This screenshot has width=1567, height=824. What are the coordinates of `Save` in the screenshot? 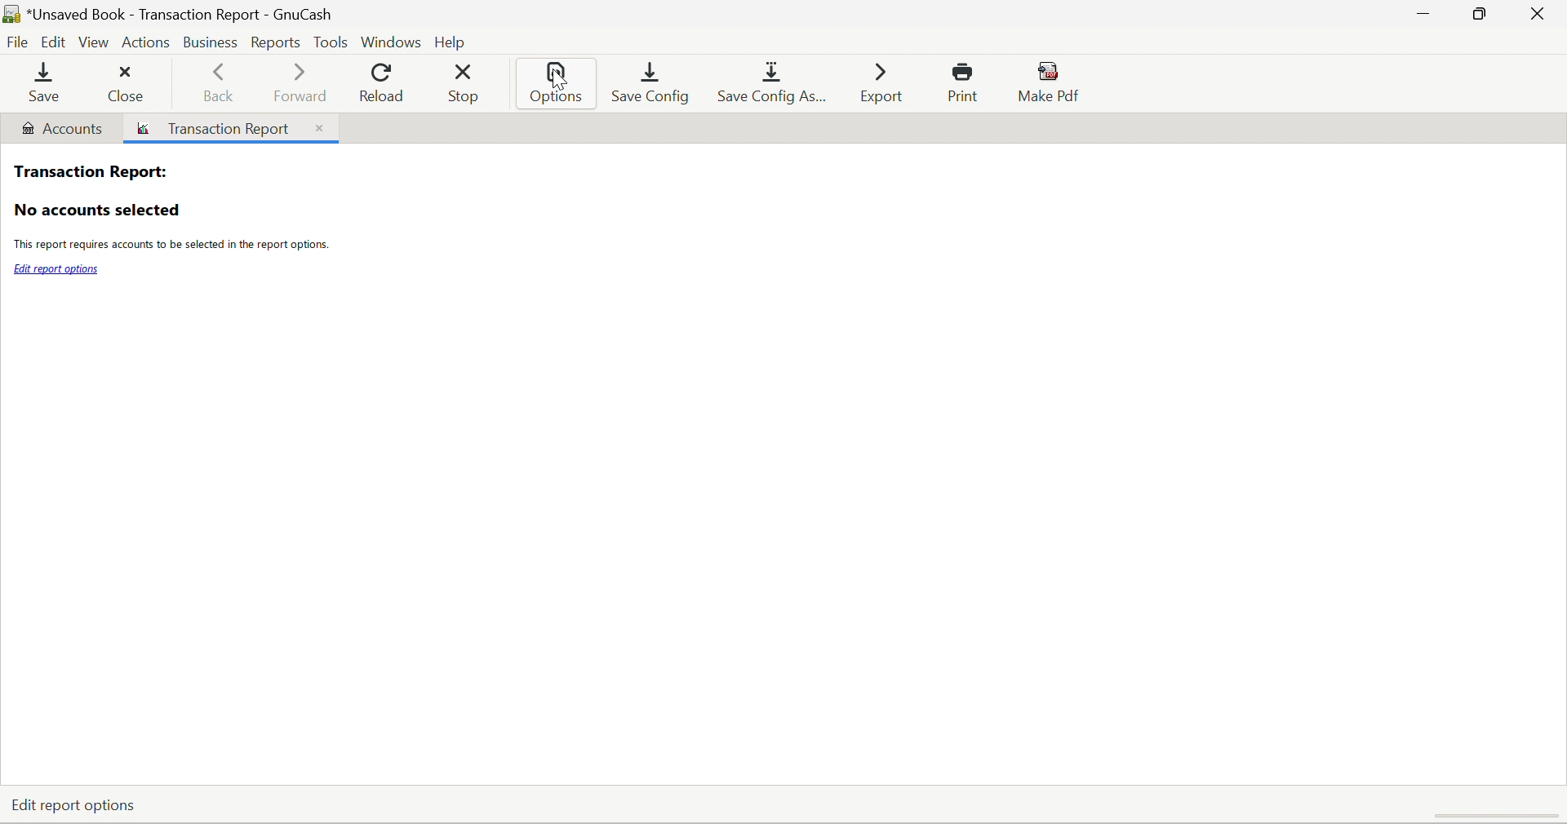 It's located at (41, 85).